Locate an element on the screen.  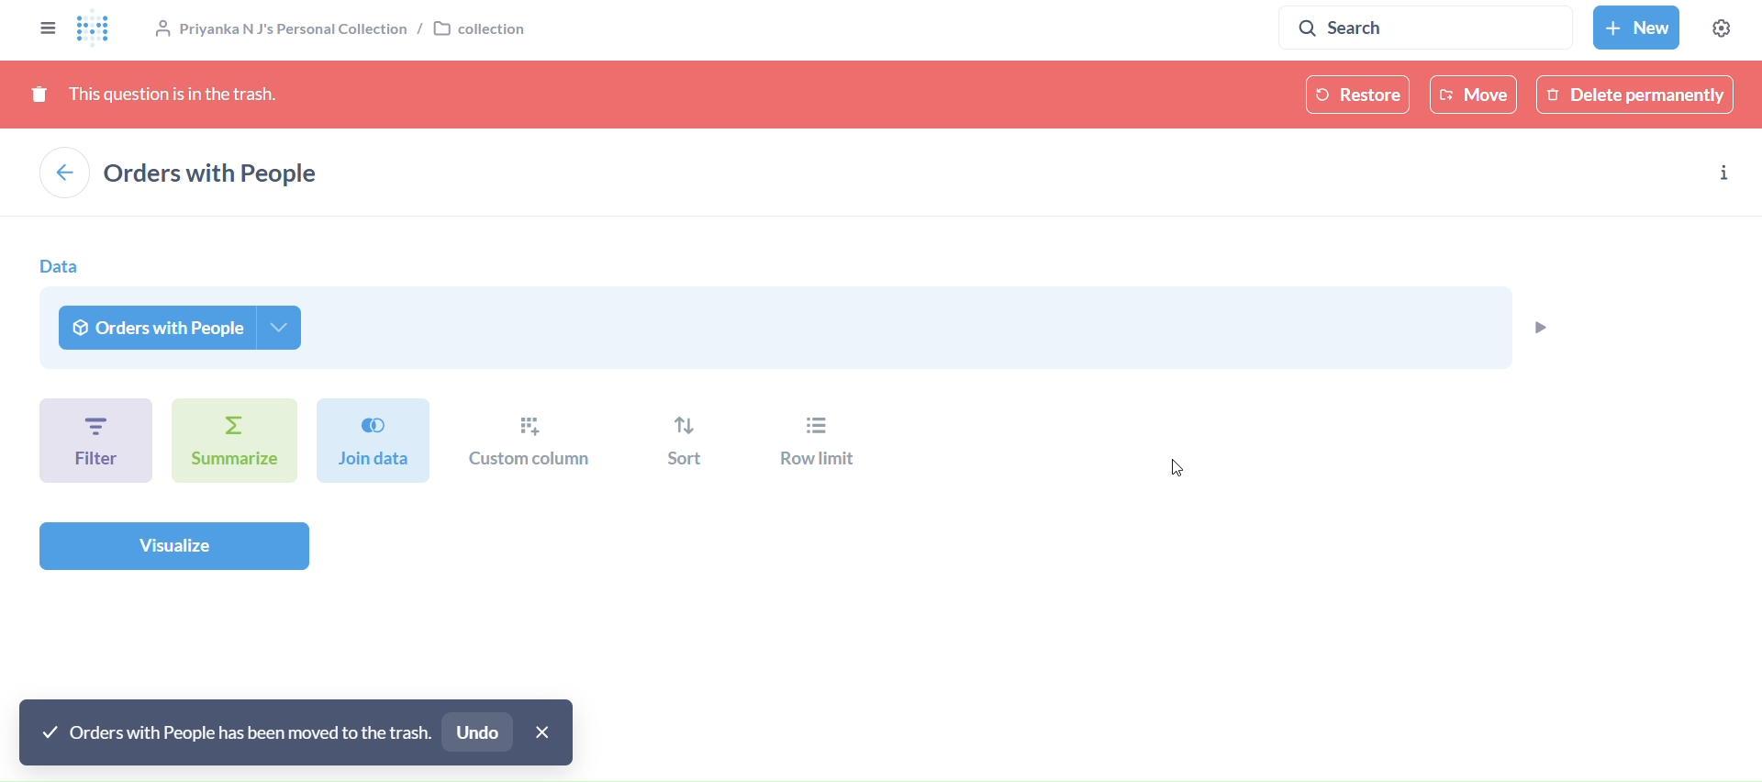
summarize is located at coordinates (237, 442).